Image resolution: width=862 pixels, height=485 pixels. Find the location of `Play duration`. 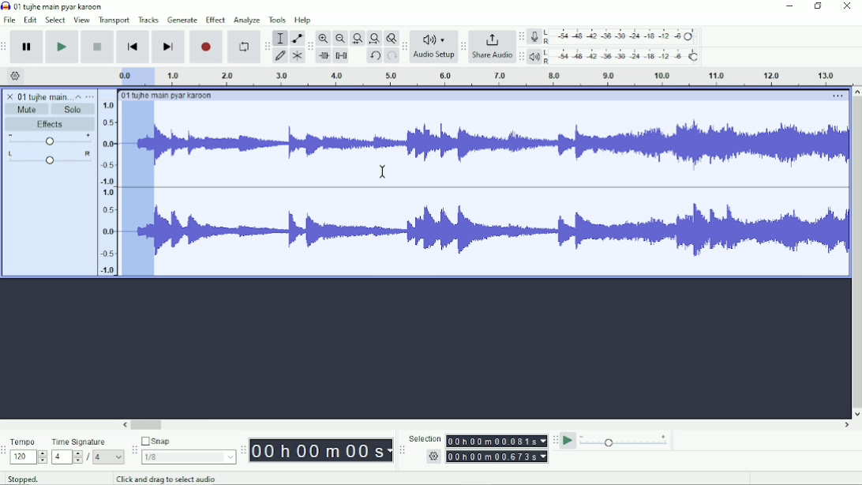

Play duration is located at coordinates (501, 77).